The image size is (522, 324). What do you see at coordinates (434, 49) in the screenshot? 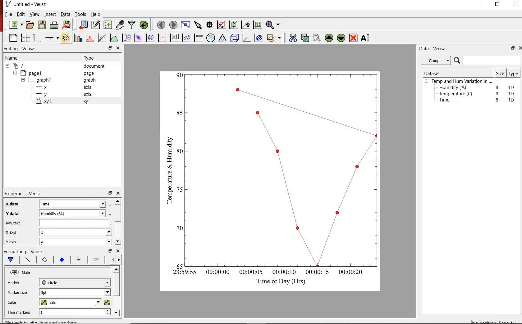
I see `Data - Veusz` at bounding box center [434, 49].